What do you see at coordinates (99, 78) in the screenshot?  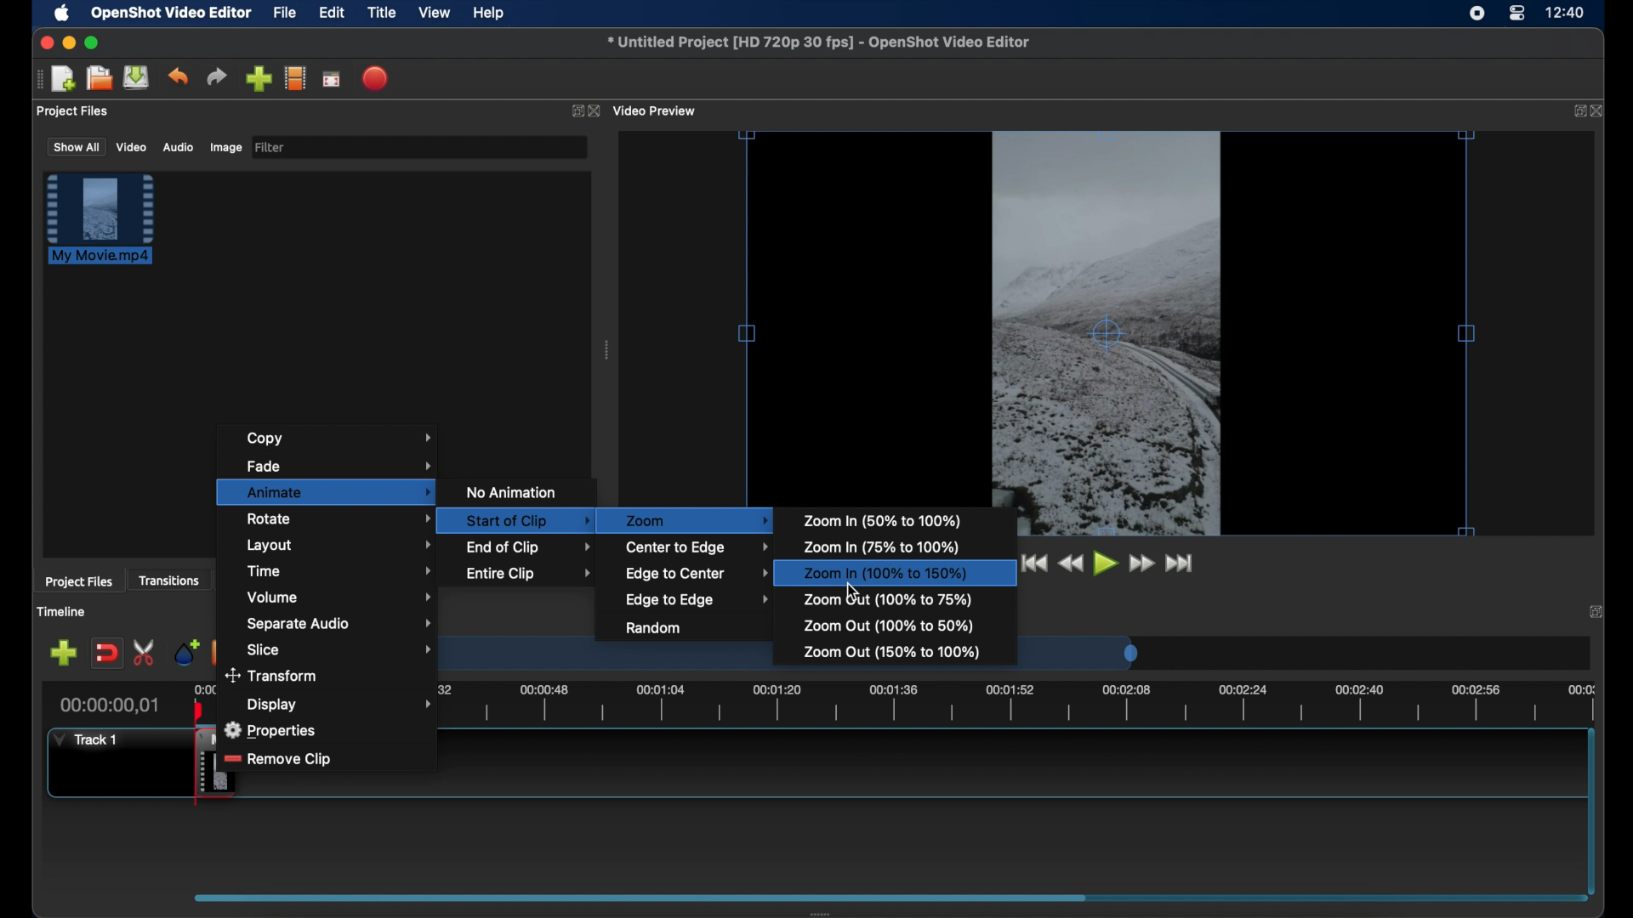 I see `open project` at bounding box center [99, 78].